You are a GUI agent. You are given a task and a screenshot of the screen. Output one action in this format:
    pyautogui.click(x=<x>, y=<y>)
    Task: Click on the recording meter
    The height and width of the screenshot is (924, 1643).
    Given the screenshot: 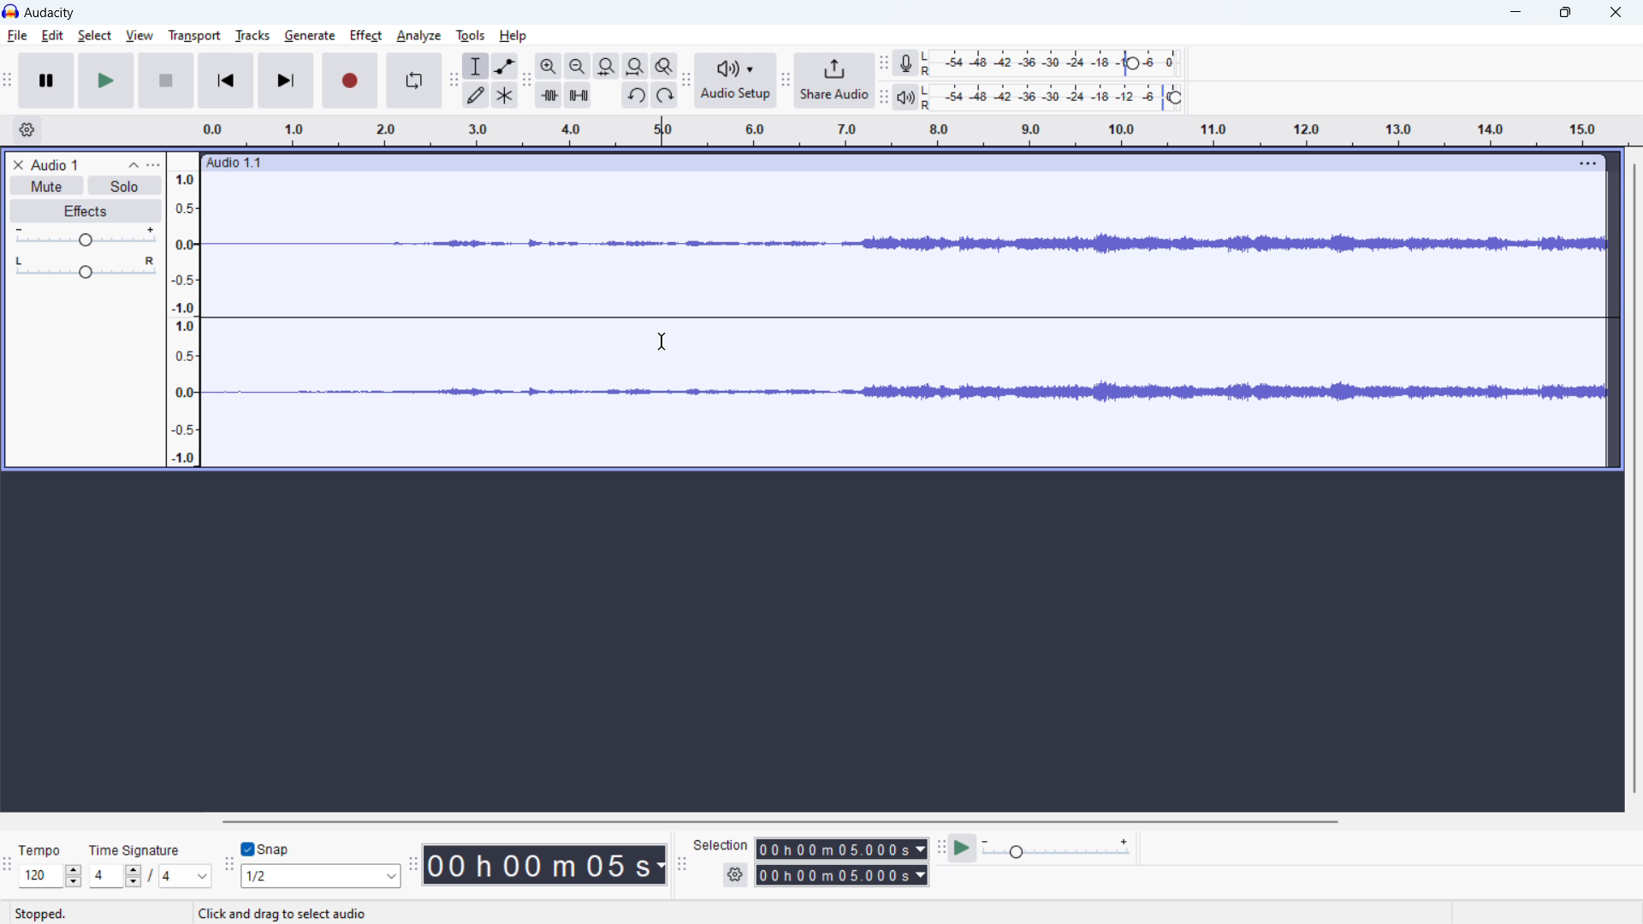 What is the action you would take?
    pyautogui.click(x=1065, y=50)
    